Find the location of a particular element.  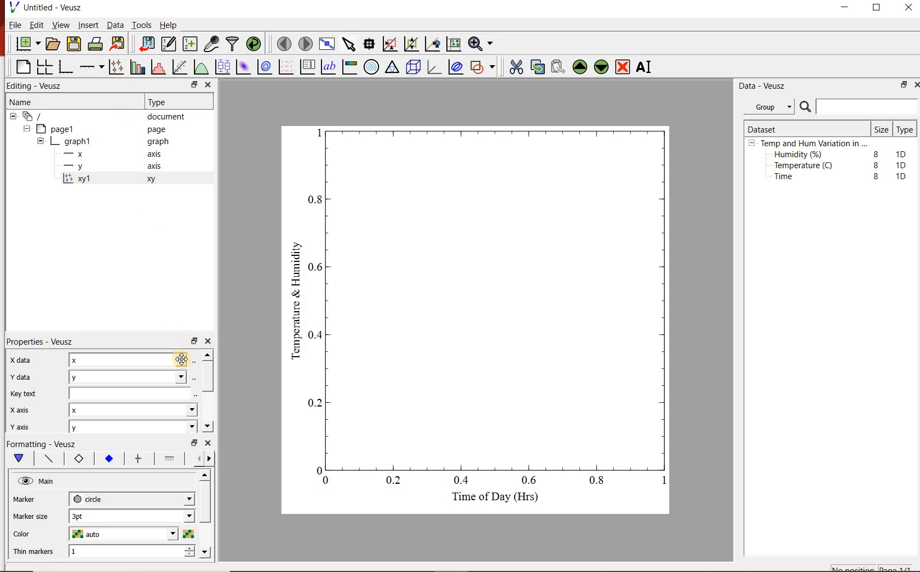

decrease is located at coordinates (189, 557).